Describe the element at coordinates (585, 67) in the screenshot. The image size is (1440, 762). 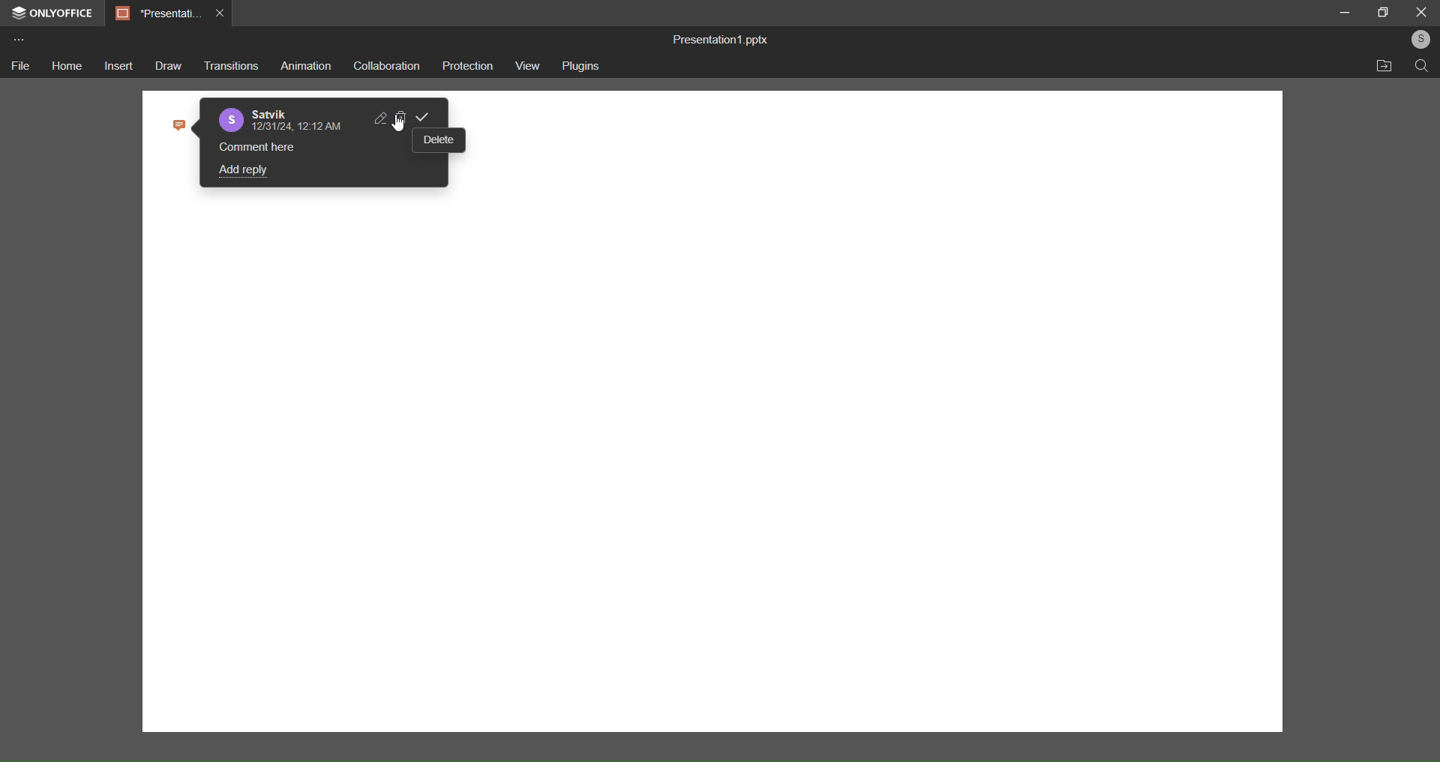
I see `plugins` at that location.